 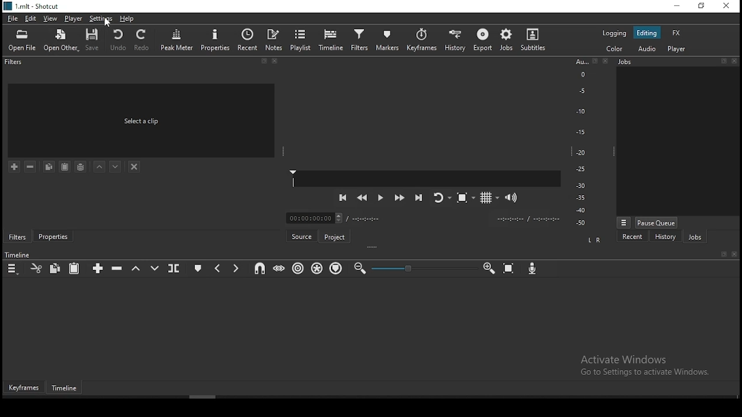 I want to click on timeline menu, so click(x=13, y=268).